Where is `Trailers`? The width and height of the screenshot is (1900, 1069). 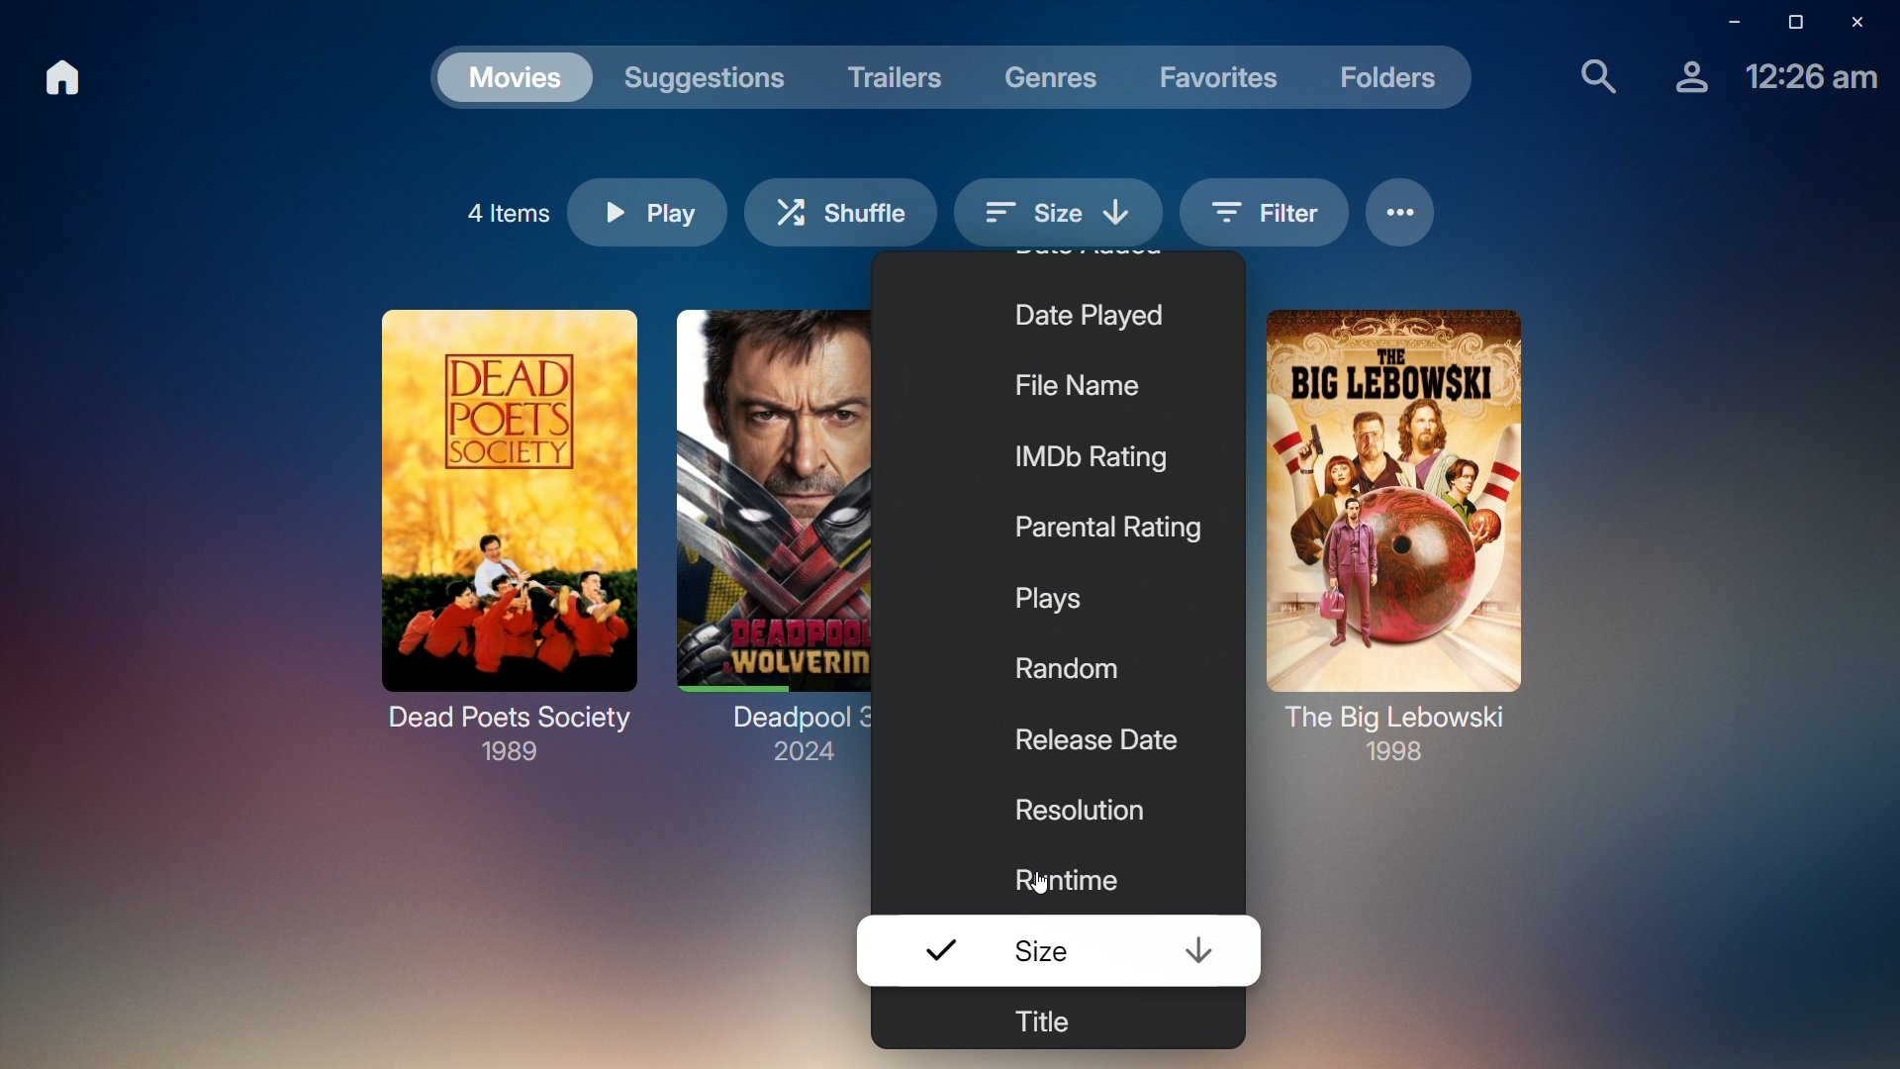
Trailers is located at coordinates (895, 74).